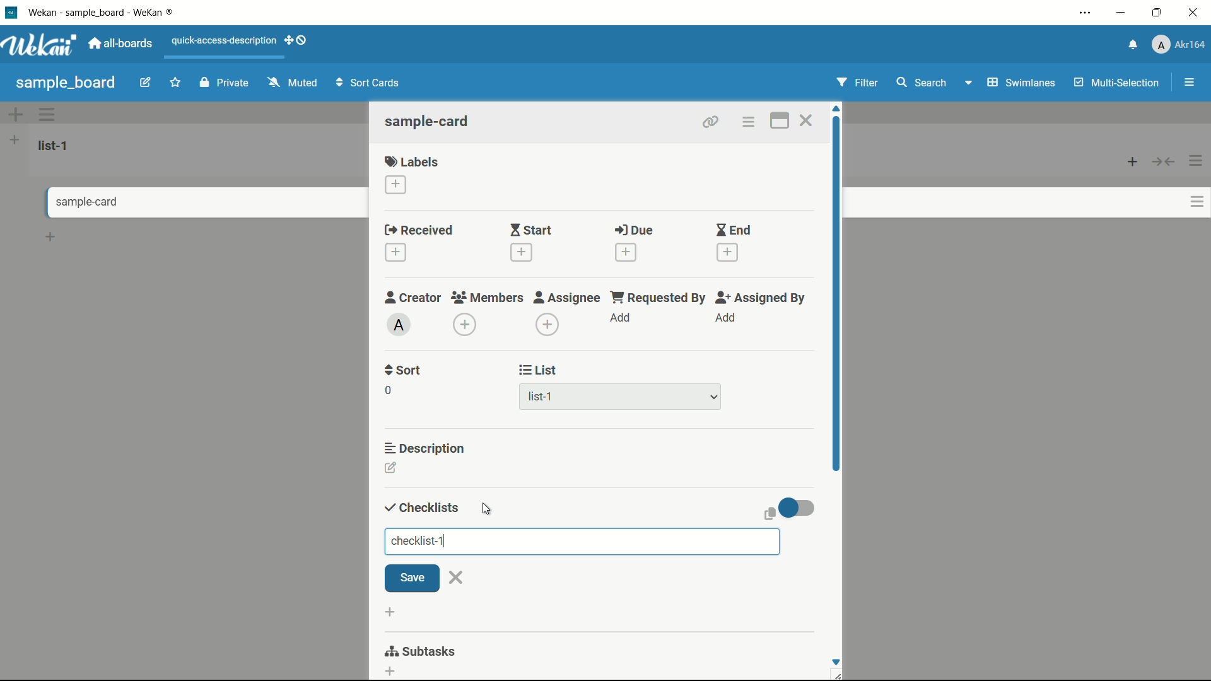 The width and height of the screenshot is (1211, 681). I want to click on cursor, so click(485, 509).